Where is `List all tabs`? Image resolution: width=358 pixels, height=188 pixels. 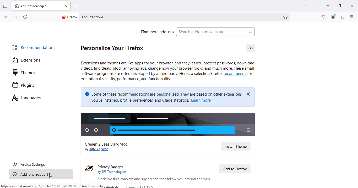 List all tabs is located at coordinates (306, 5).